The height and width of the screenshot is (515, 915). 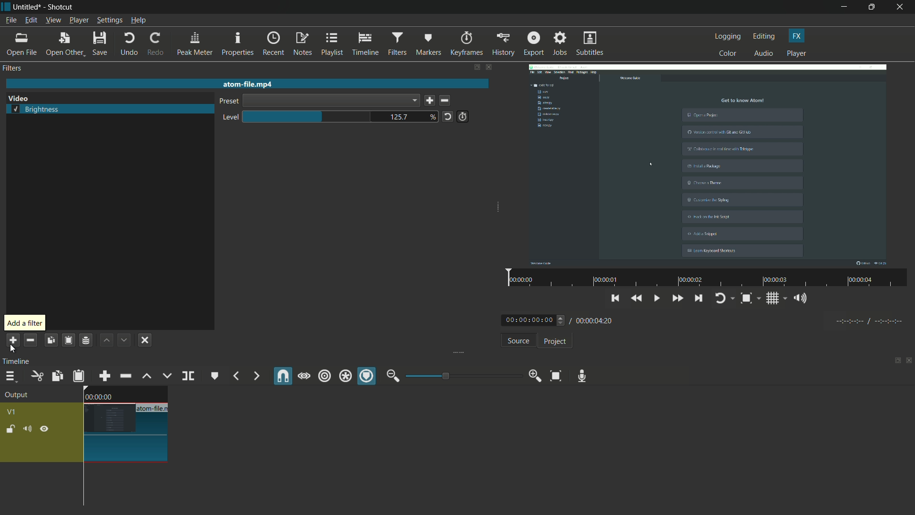 What do you see at coordinates (615, 297) in the screenshot?
I see `skip to the previous point` at bounding box center [615, 297].